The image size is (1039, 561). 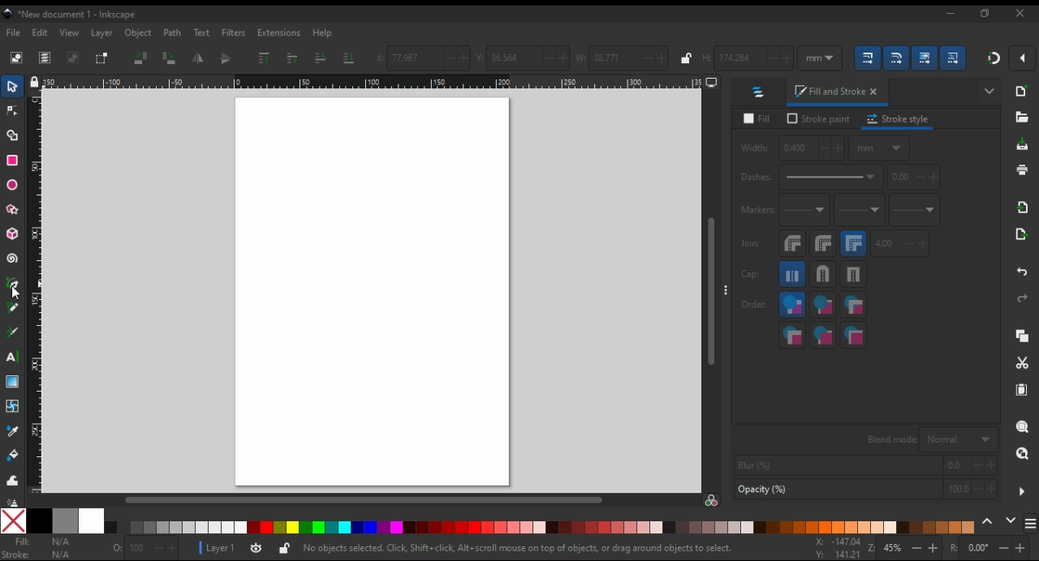 What do you see at coordinates (43, 542) in the screenshot?
I see `fill color` at bounding box center [43, 542].